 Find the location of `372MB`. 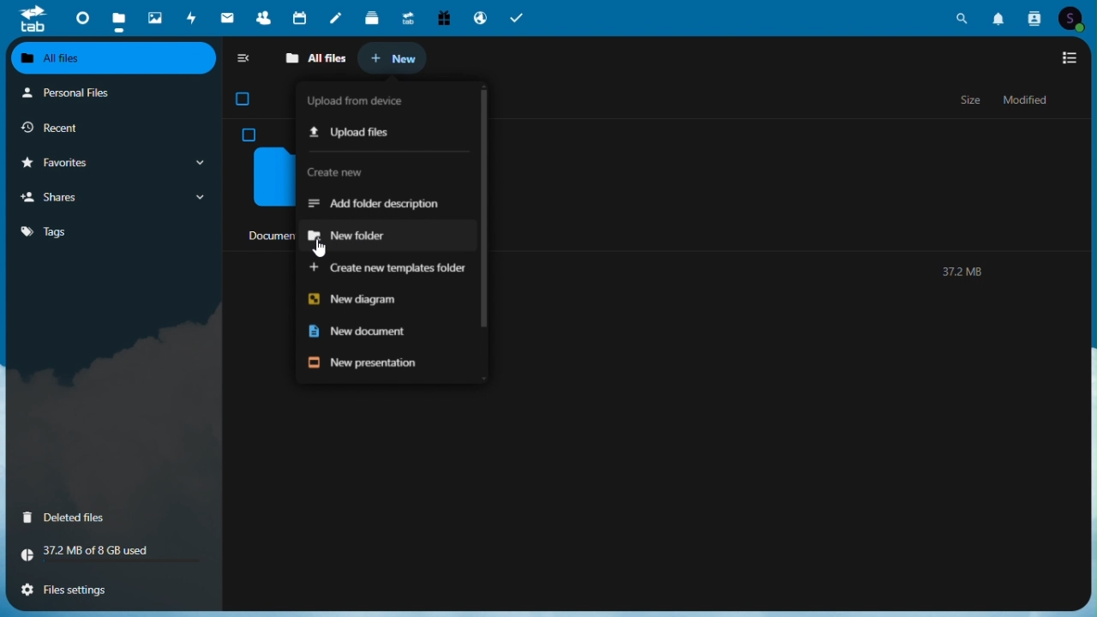

372MB is located at coordinates (960, 270).